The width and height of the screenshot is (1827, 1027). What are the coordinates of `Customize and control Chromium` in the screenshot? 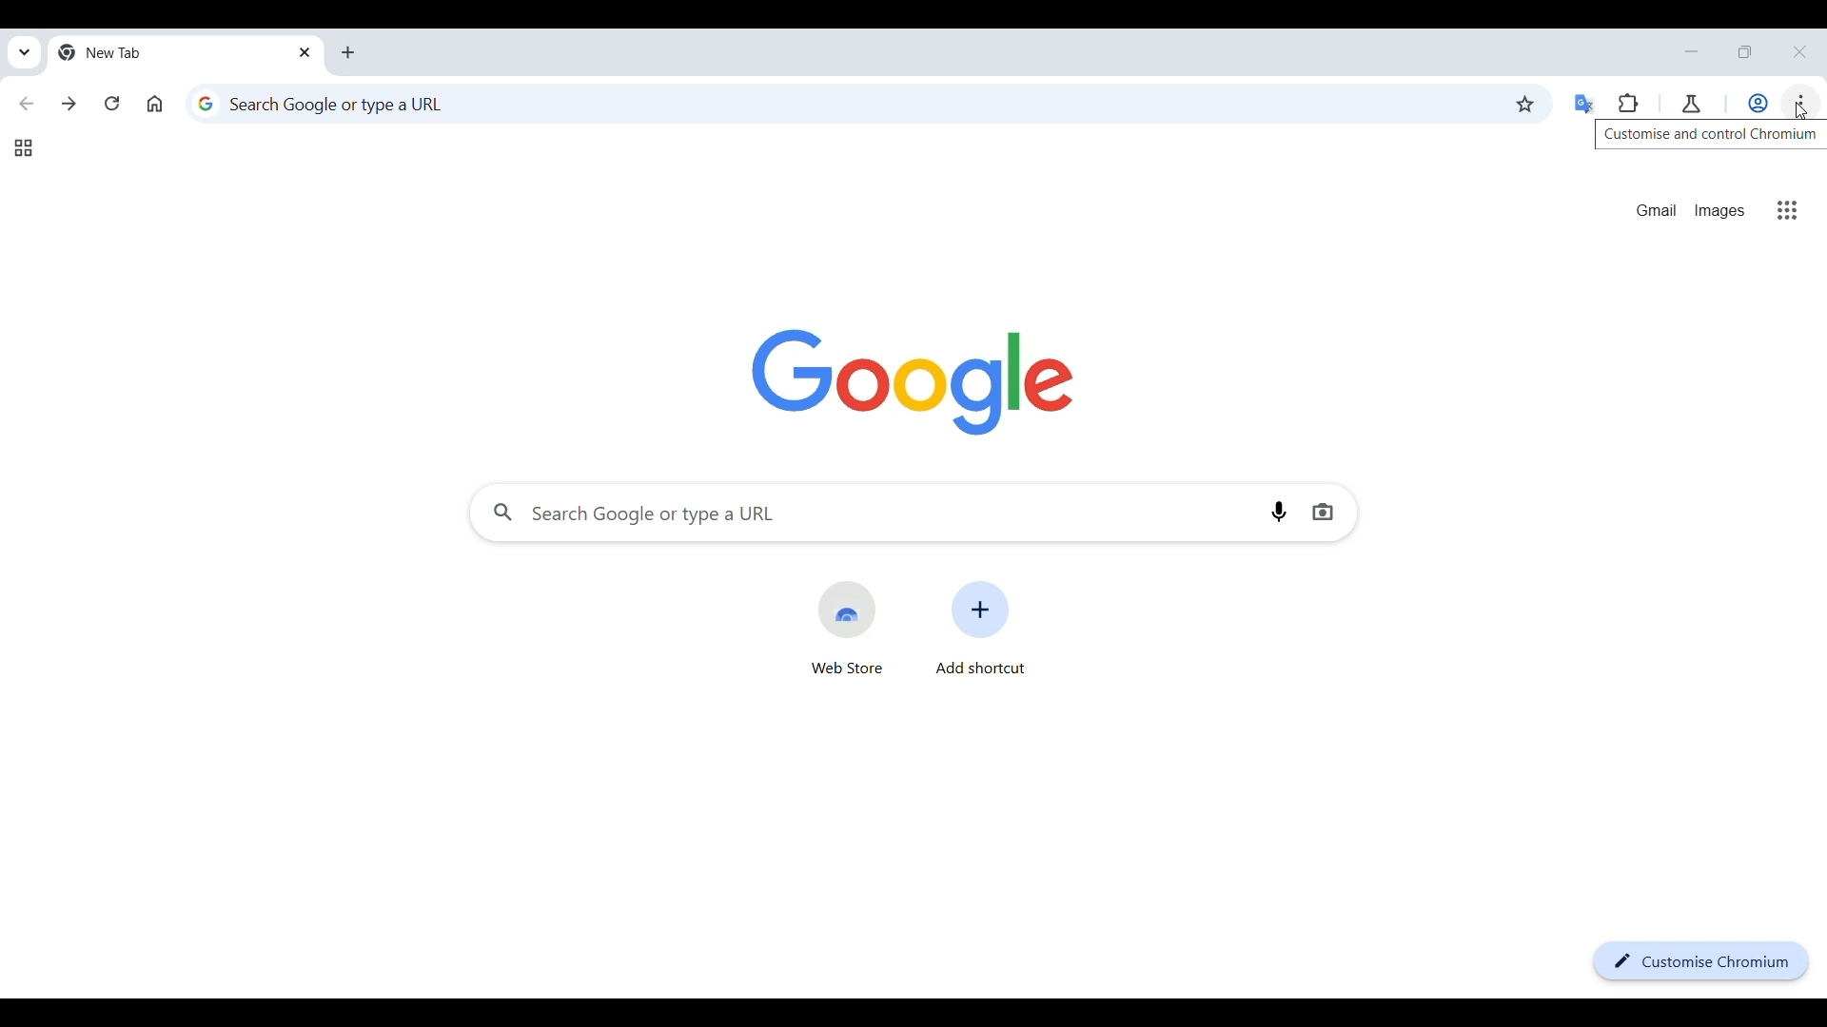 It's located at (1800, 104).